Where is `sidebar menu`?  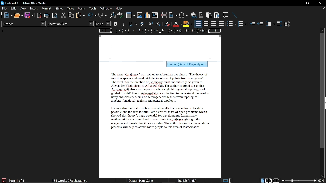
sidebar menu is located at coordinates (325, 103).